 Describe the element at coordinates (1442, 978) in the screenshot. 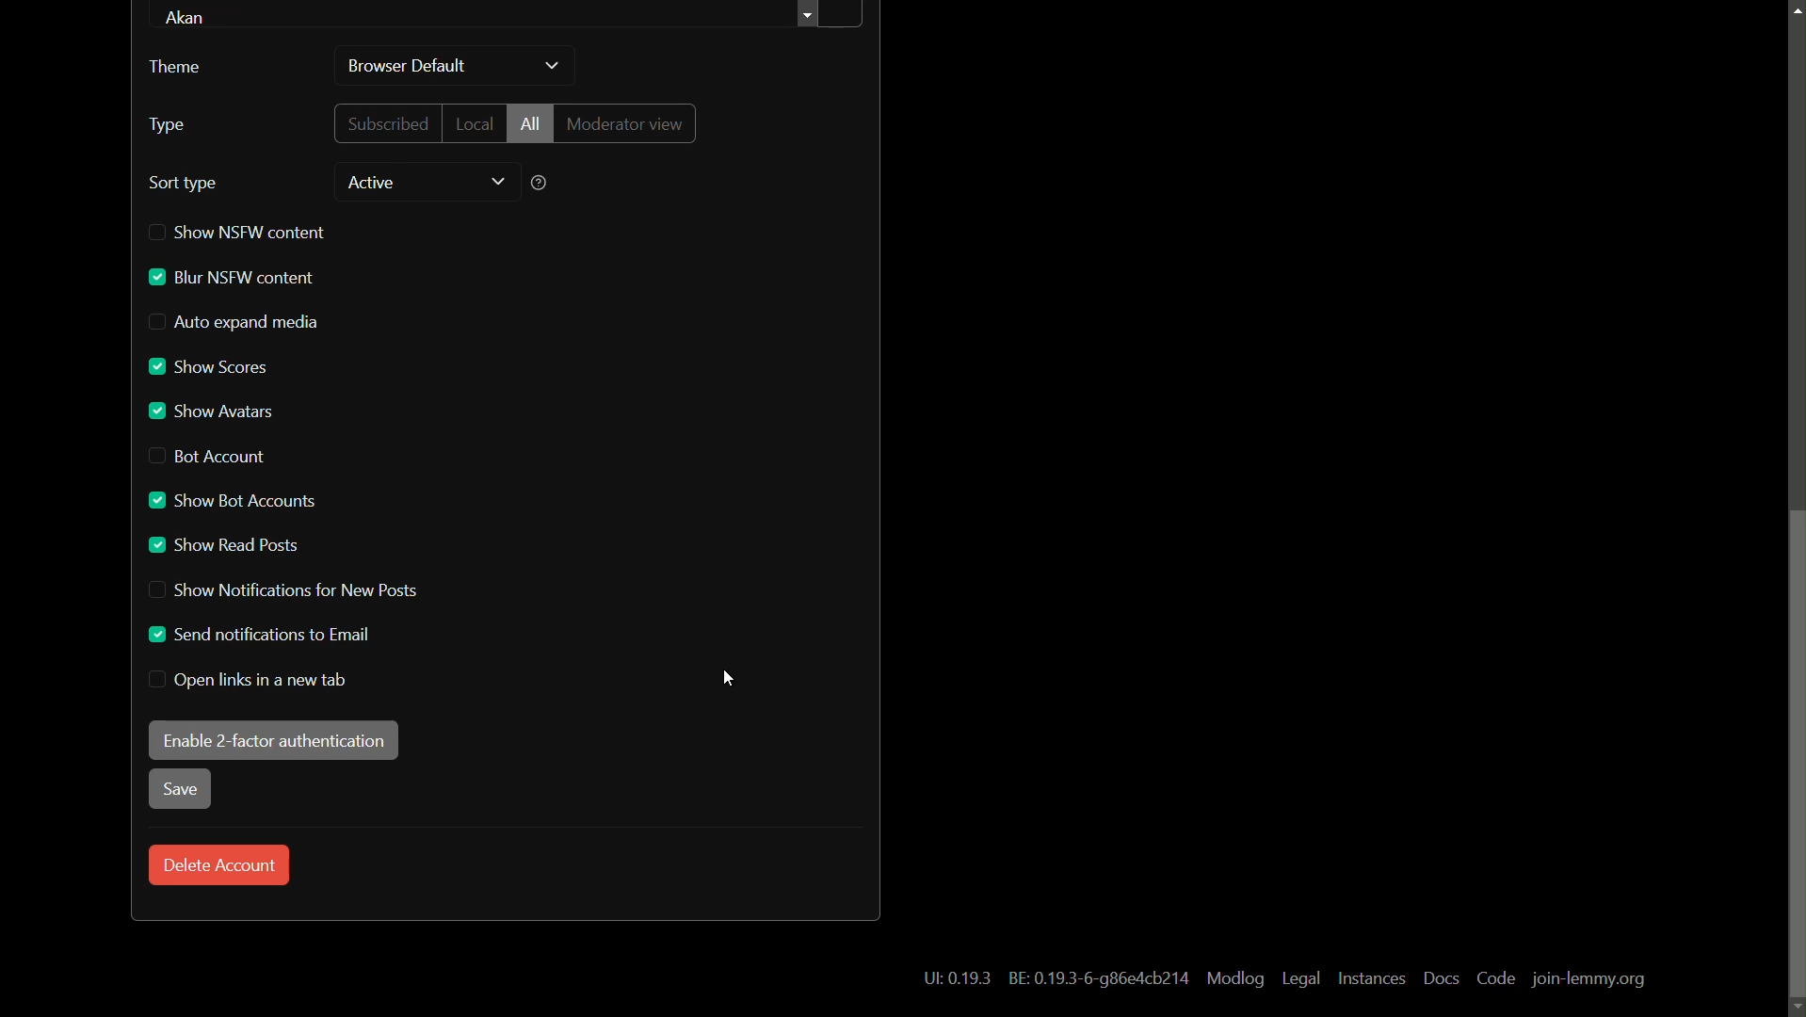

I see `docs` at that location.